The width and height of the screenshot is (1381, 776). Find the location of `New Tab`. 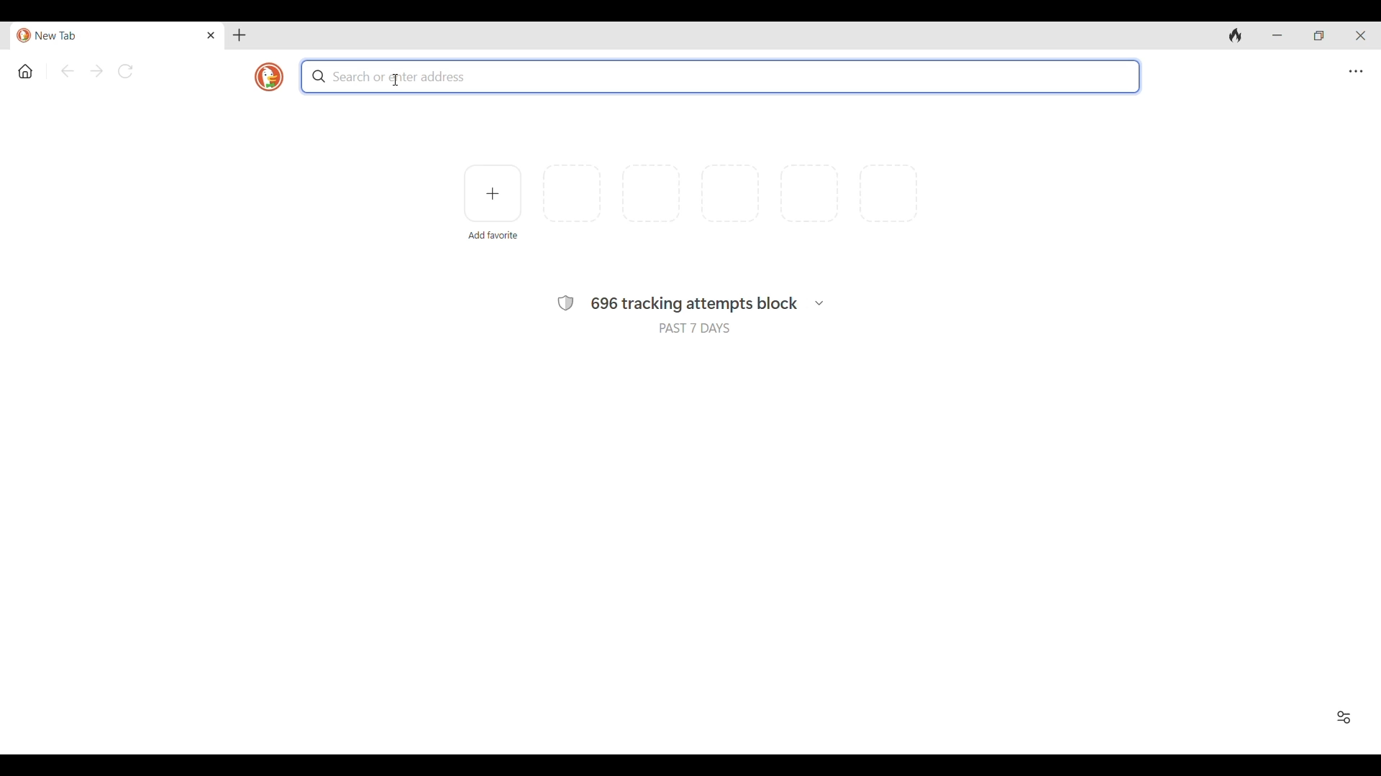

New Tab is located at coordinates (106, 36).